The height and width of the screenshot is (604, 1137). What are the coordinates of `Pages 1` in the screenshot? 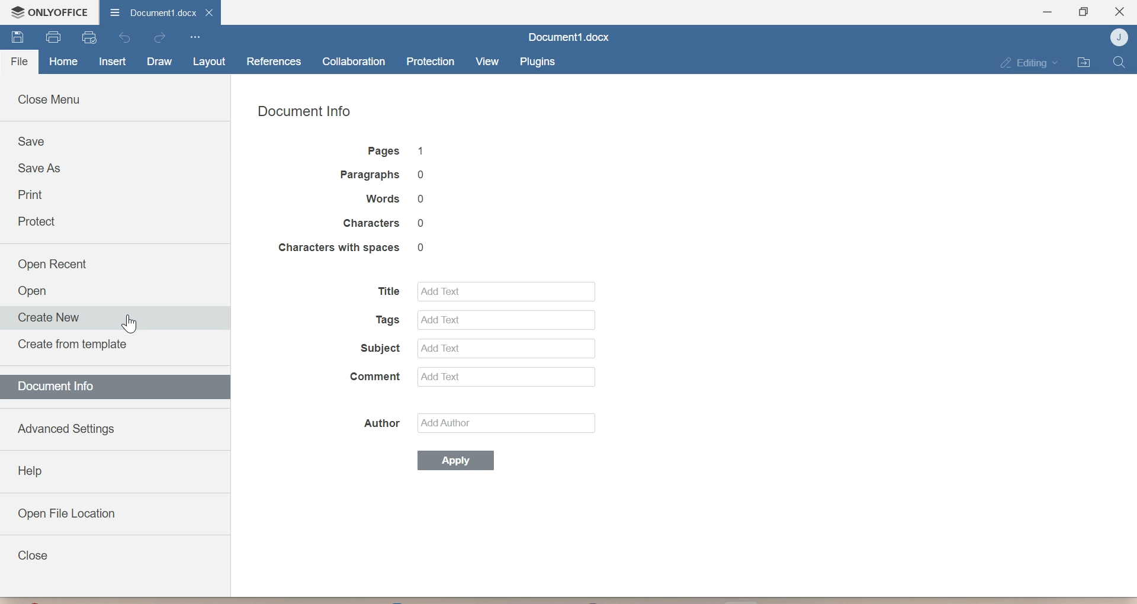 It's located at (395, 152).